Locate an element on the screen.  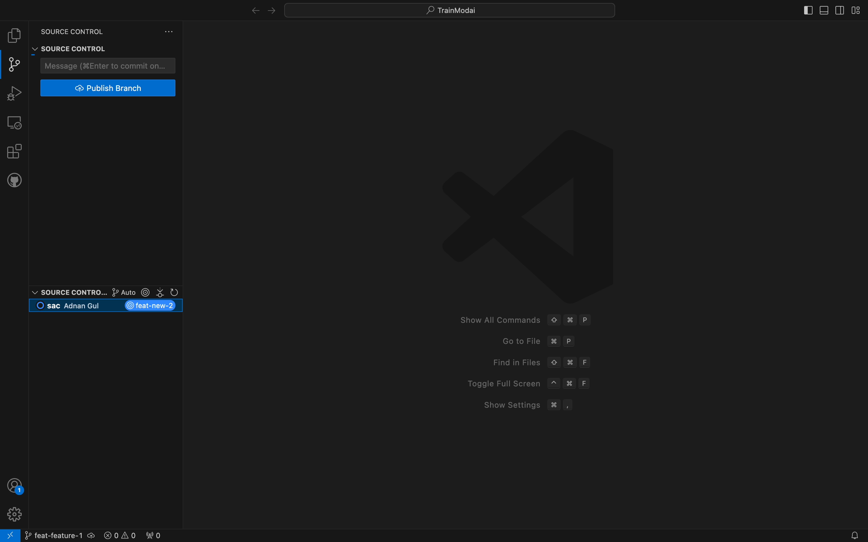
^ is located at coordinates (554, 384).